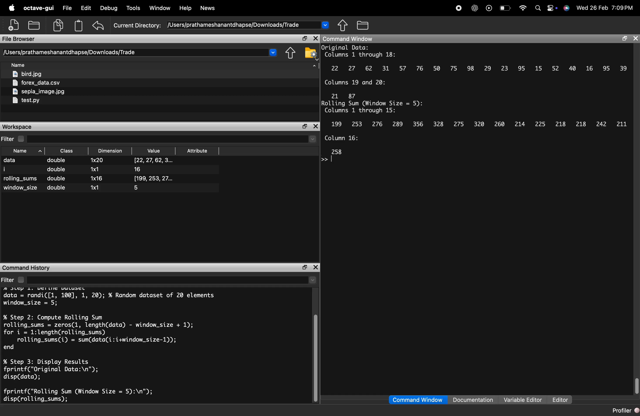 This screenshot has height=416, width=640. Describe the element at coordinates (22, 174) in the screenshot. I see `name` at that location.